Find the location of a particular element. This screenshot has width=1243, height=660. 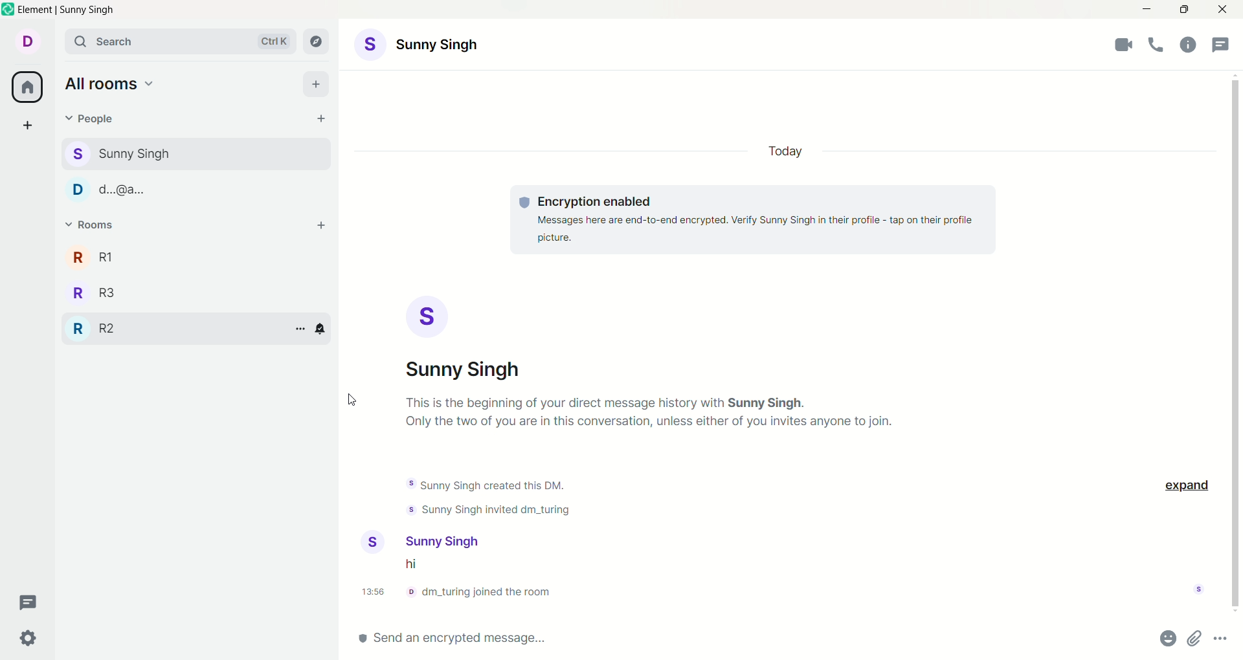

search is located at coordinates (181, 43).